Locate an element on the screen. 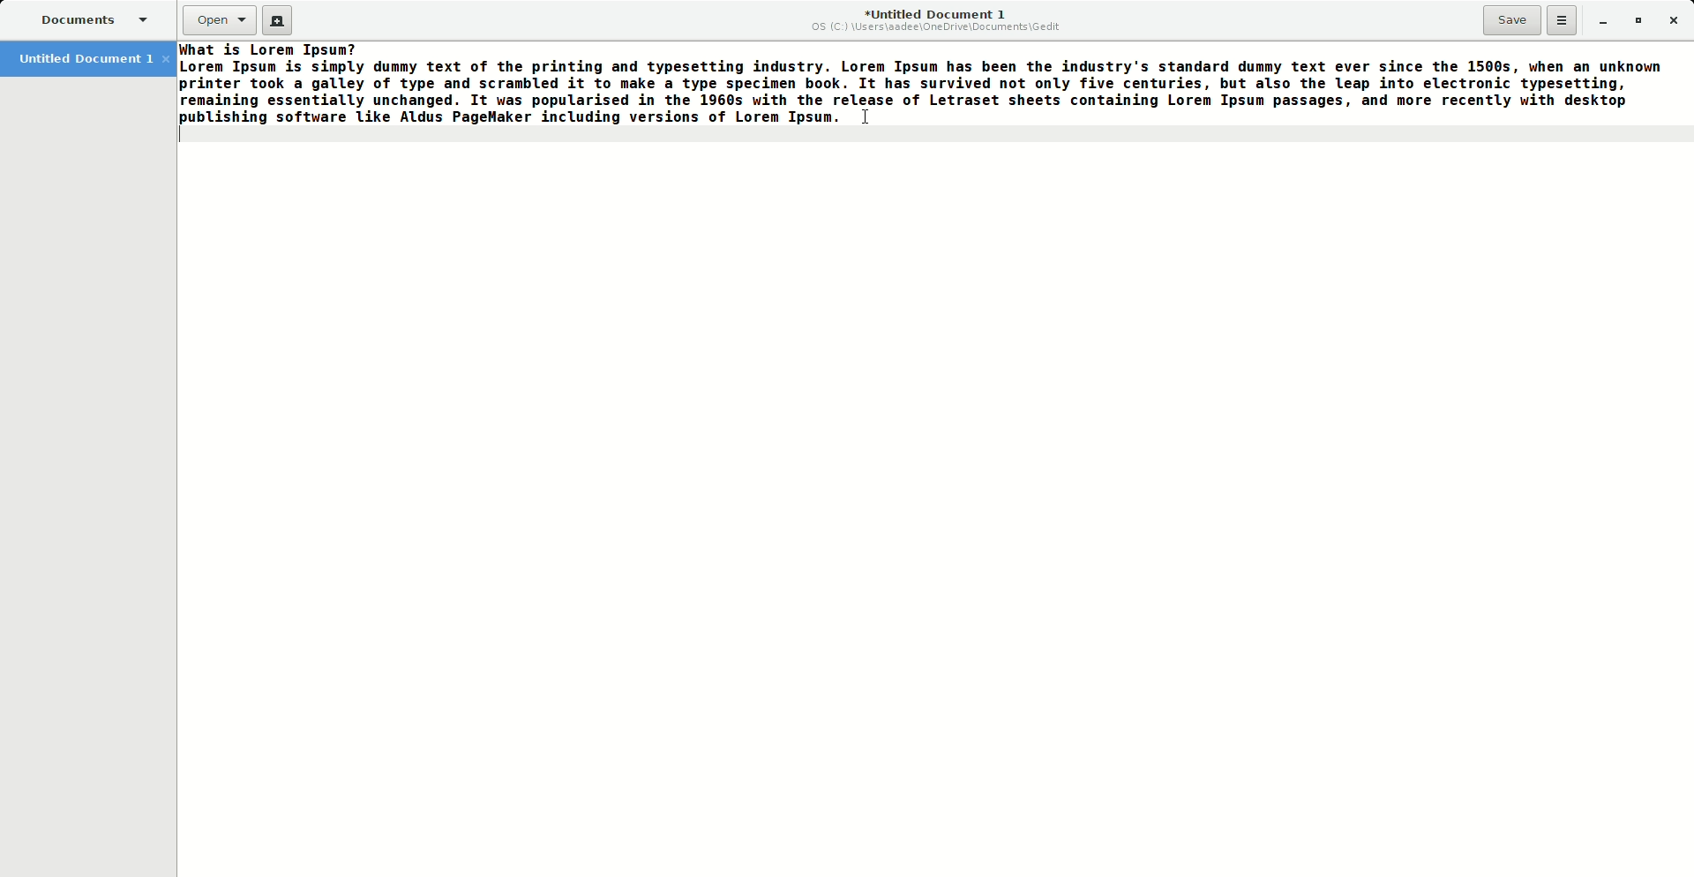 The width and height of the screenshot is (1694, 877). Untitled Document 1 is located at coordinates (937, 20).